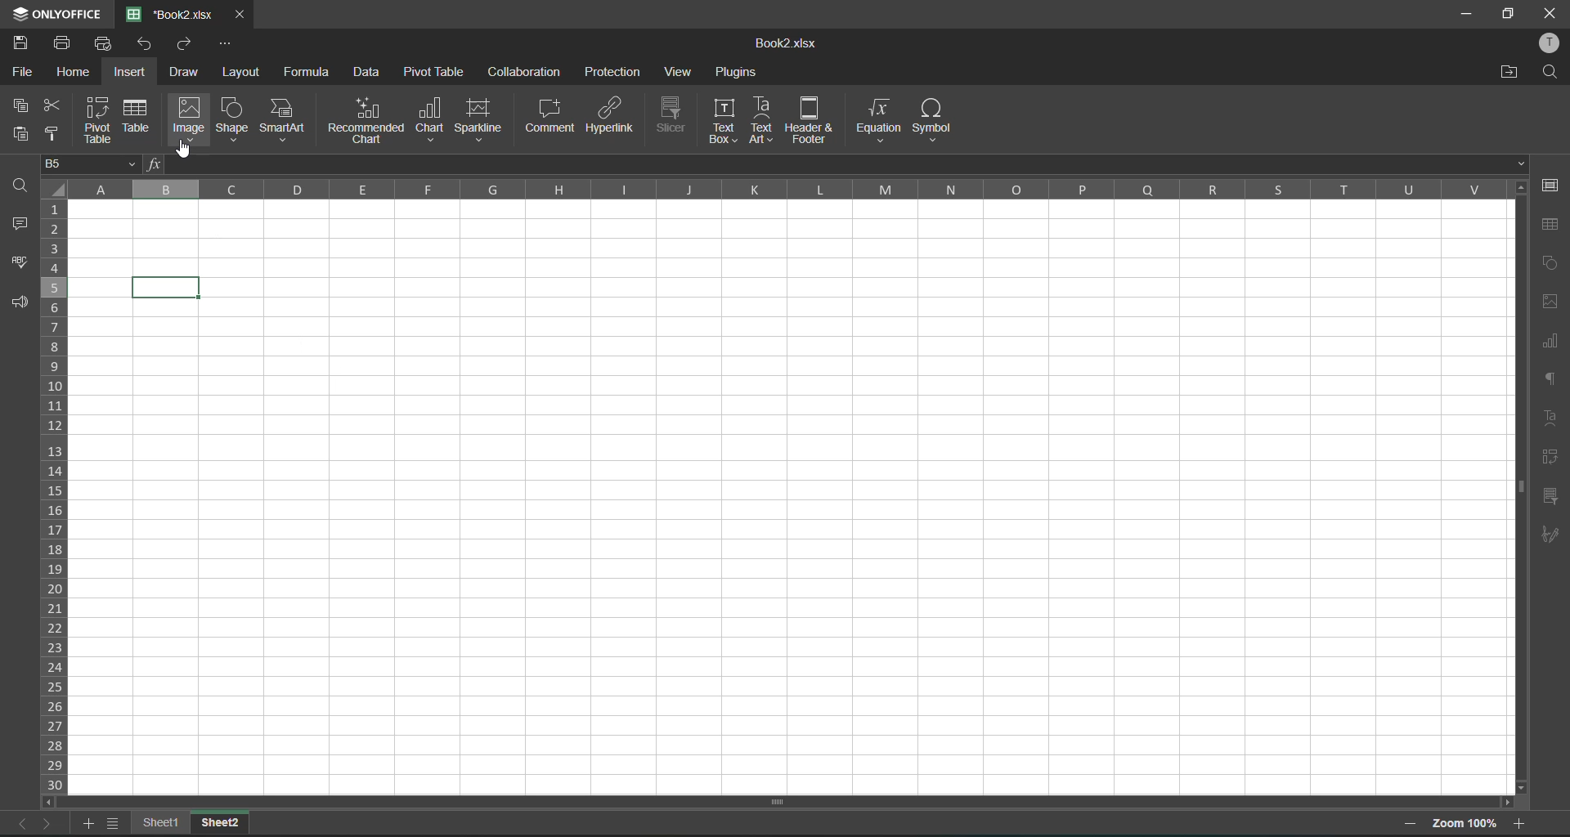 The image size is (1570, 837). What do you see at coordinates (433, 119) in the screenshot?
I see `chart` at bounding box center [433, 119].